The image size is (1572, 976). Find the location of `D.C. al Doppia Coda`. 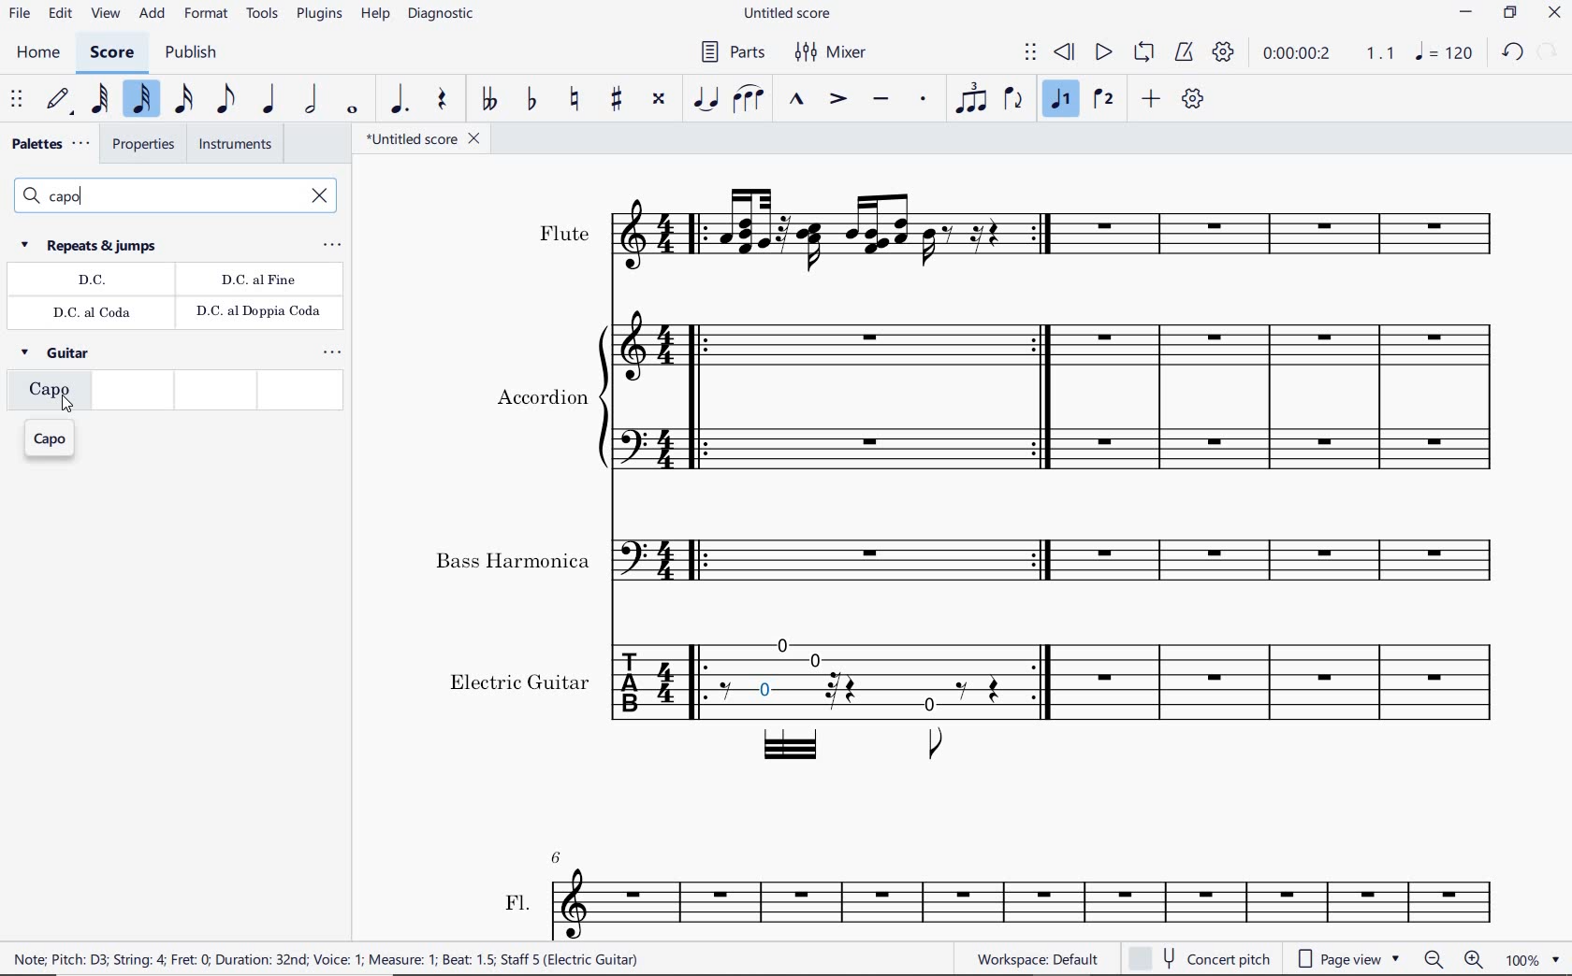

D.C. al Doppia Coda is located at coordinates (257, 314).